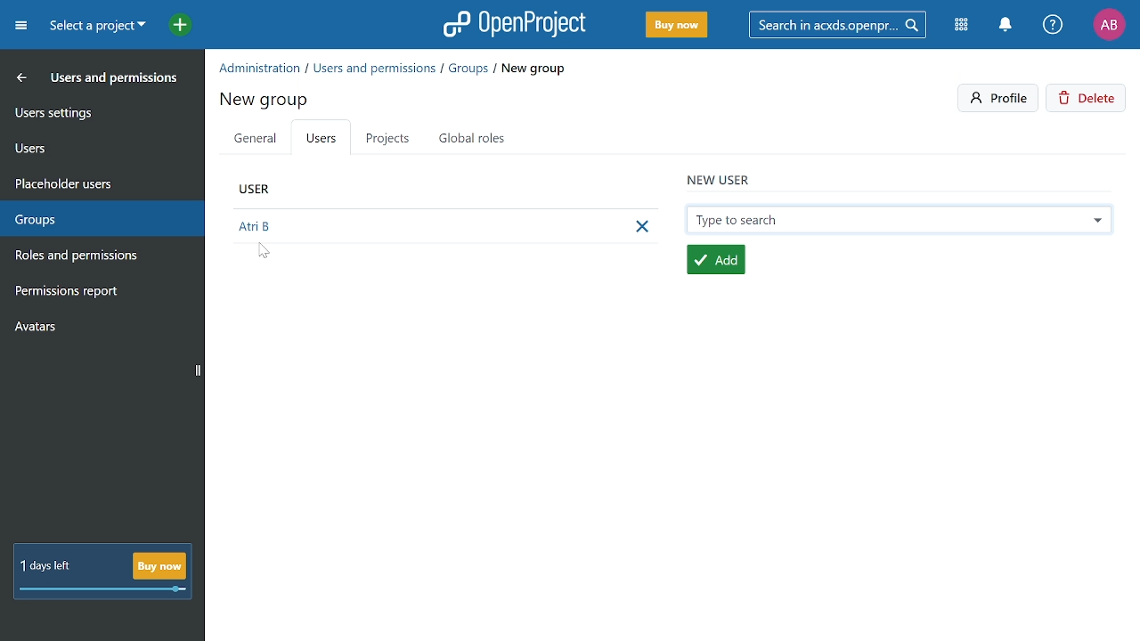 The height and width of the screenshot is (641, 1140). I want to click on other users, so click(1104, 221).